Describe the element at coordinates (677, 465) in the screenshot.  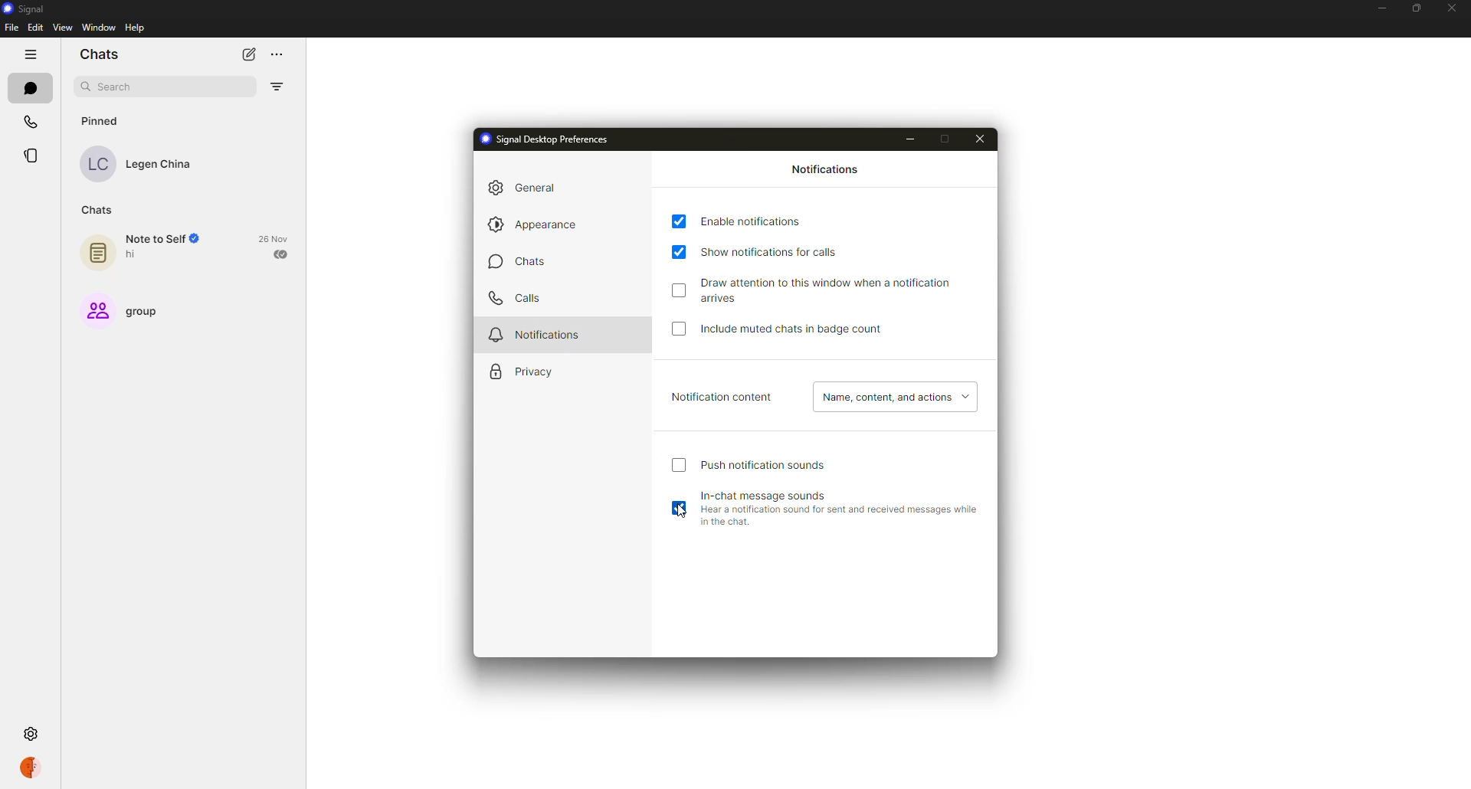
I see `click to enable` at that location.